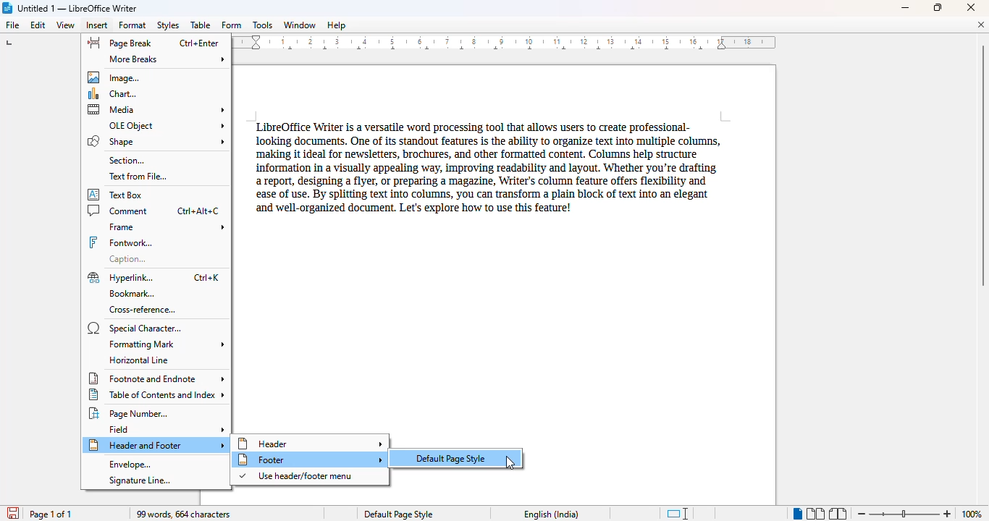 This screenshot has height=521, width=989. I want to click on help, so click(336, 25).